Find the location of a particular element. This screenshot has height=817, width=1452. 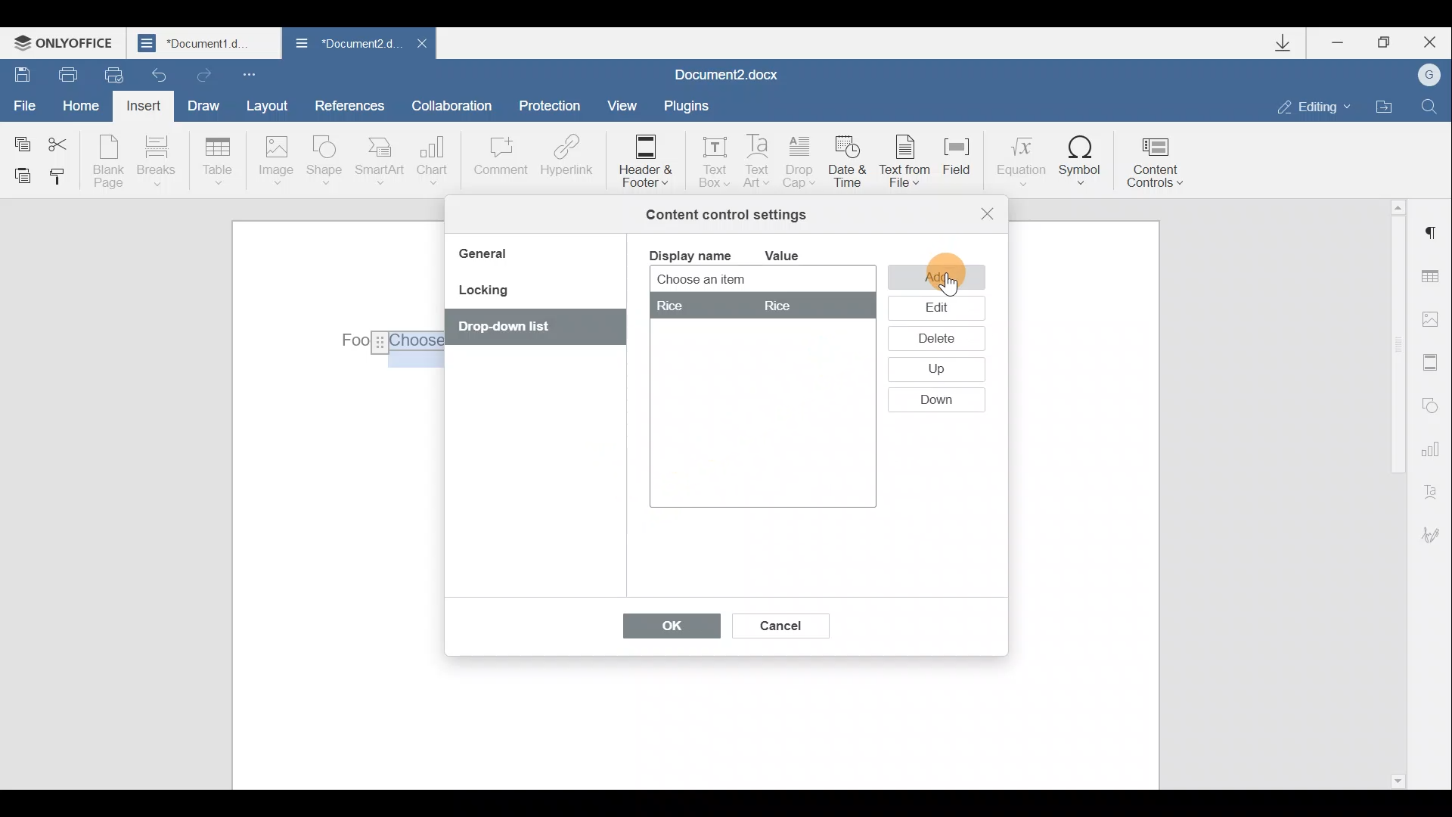

Image is located at coordinates (275, 162).